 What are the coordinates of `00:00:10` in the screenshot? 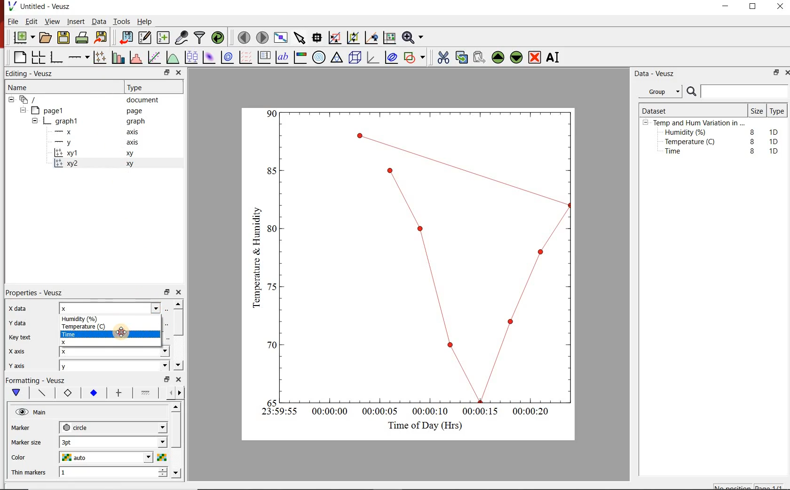 It's located at (429, 411).